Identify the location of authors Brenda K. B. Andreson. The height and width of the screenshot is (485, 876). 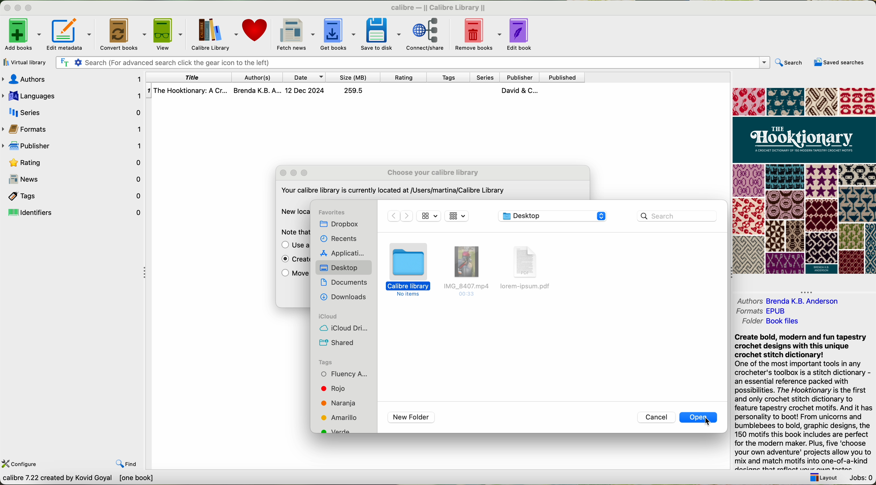
(787, 301).